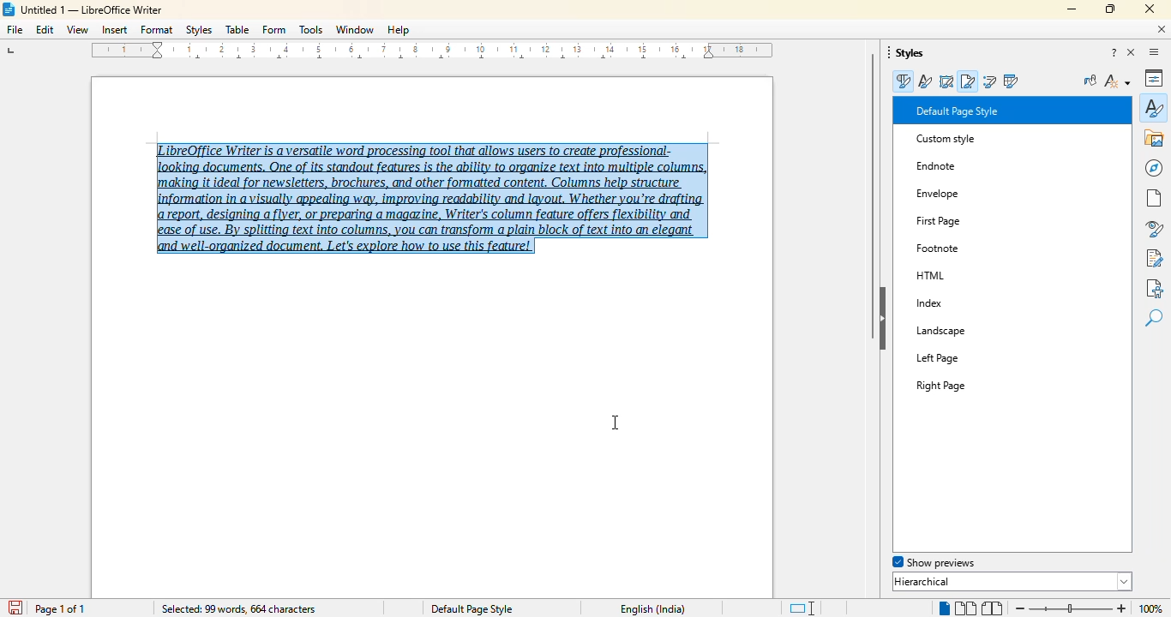  I want to click on English (India), so click(653, 609).